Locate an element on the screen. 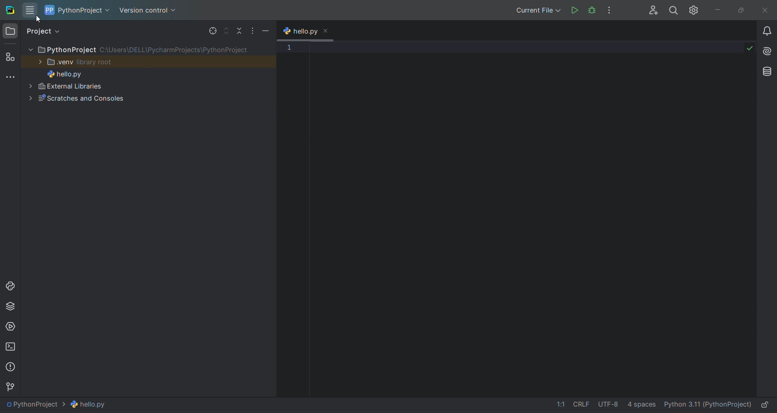 The width and height of the screenshot is (777, 413). more tools is located at coordinates (11, 76).